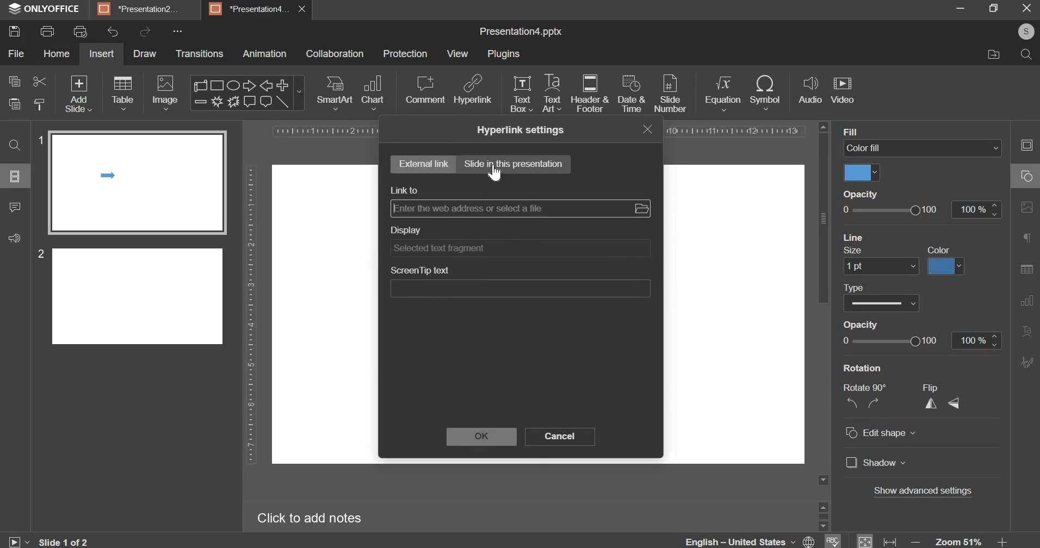 The width and height of the screenshot is (1040, 548). Describe the element at coordinates (200, 54) in the screenshot. I see `transitions` at that location.